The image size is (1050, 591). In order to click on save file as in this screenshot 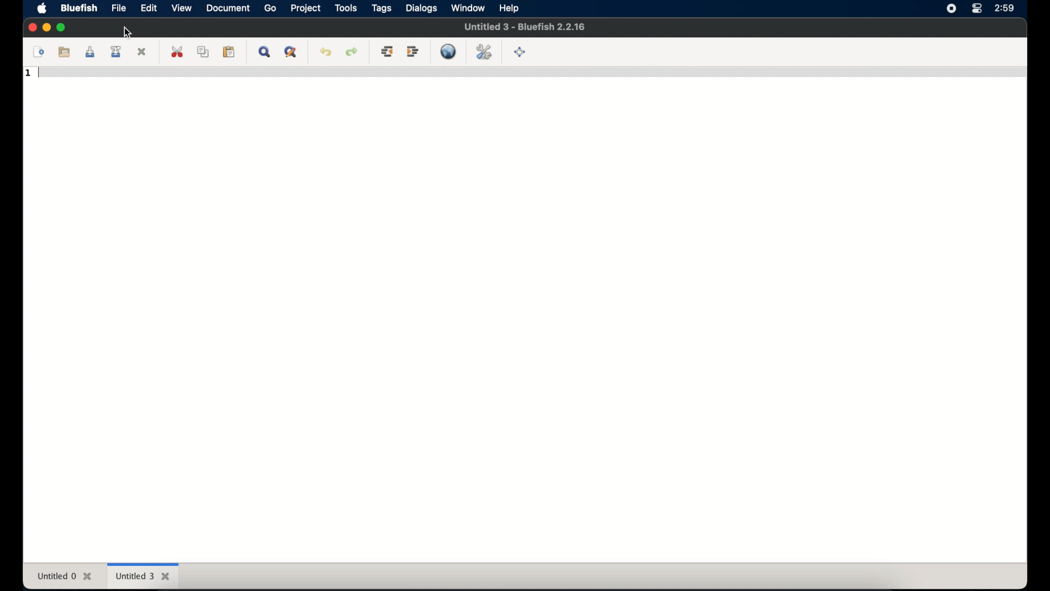, I will do `click(117, 51)`.